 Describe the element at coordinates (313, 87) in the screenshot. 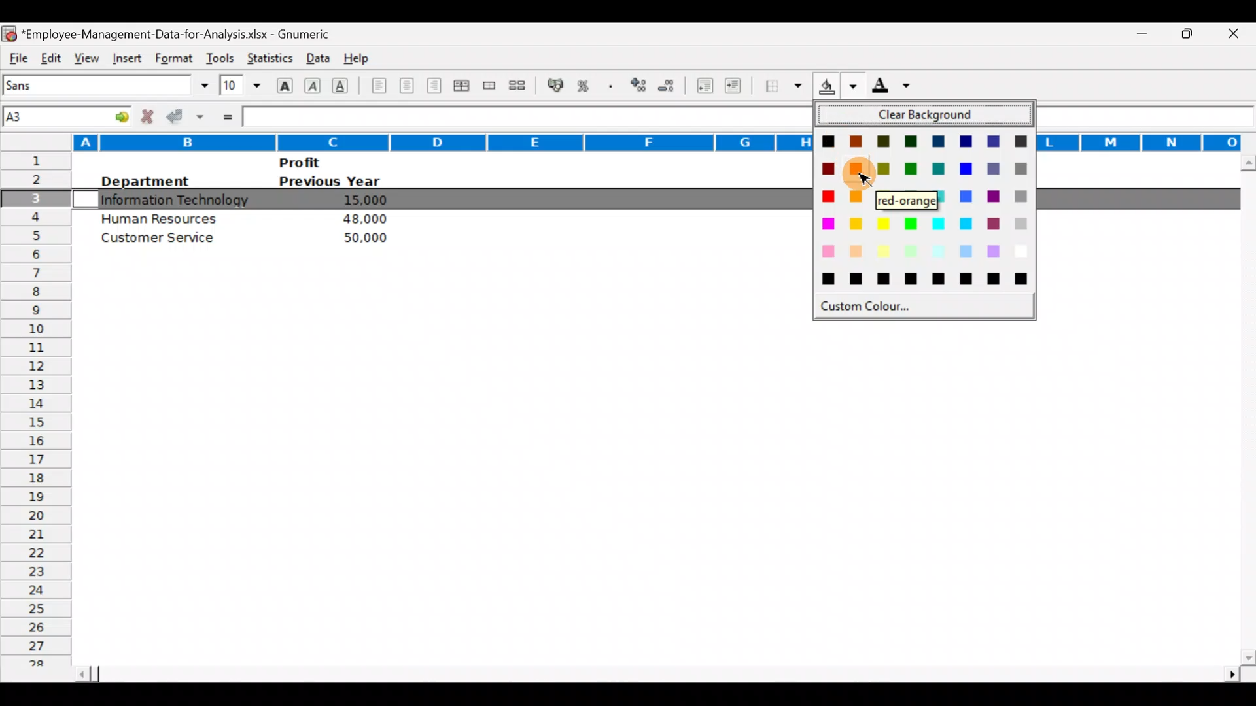

I see `Italic` at that location.